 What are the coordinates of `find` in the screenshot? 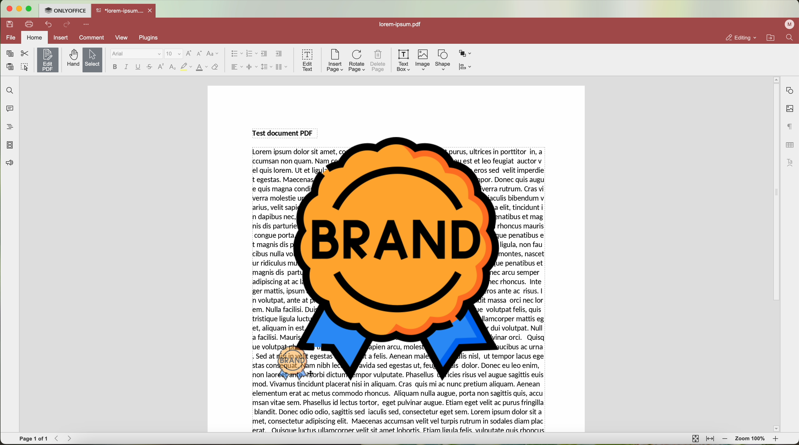 It's located at (789, 37).